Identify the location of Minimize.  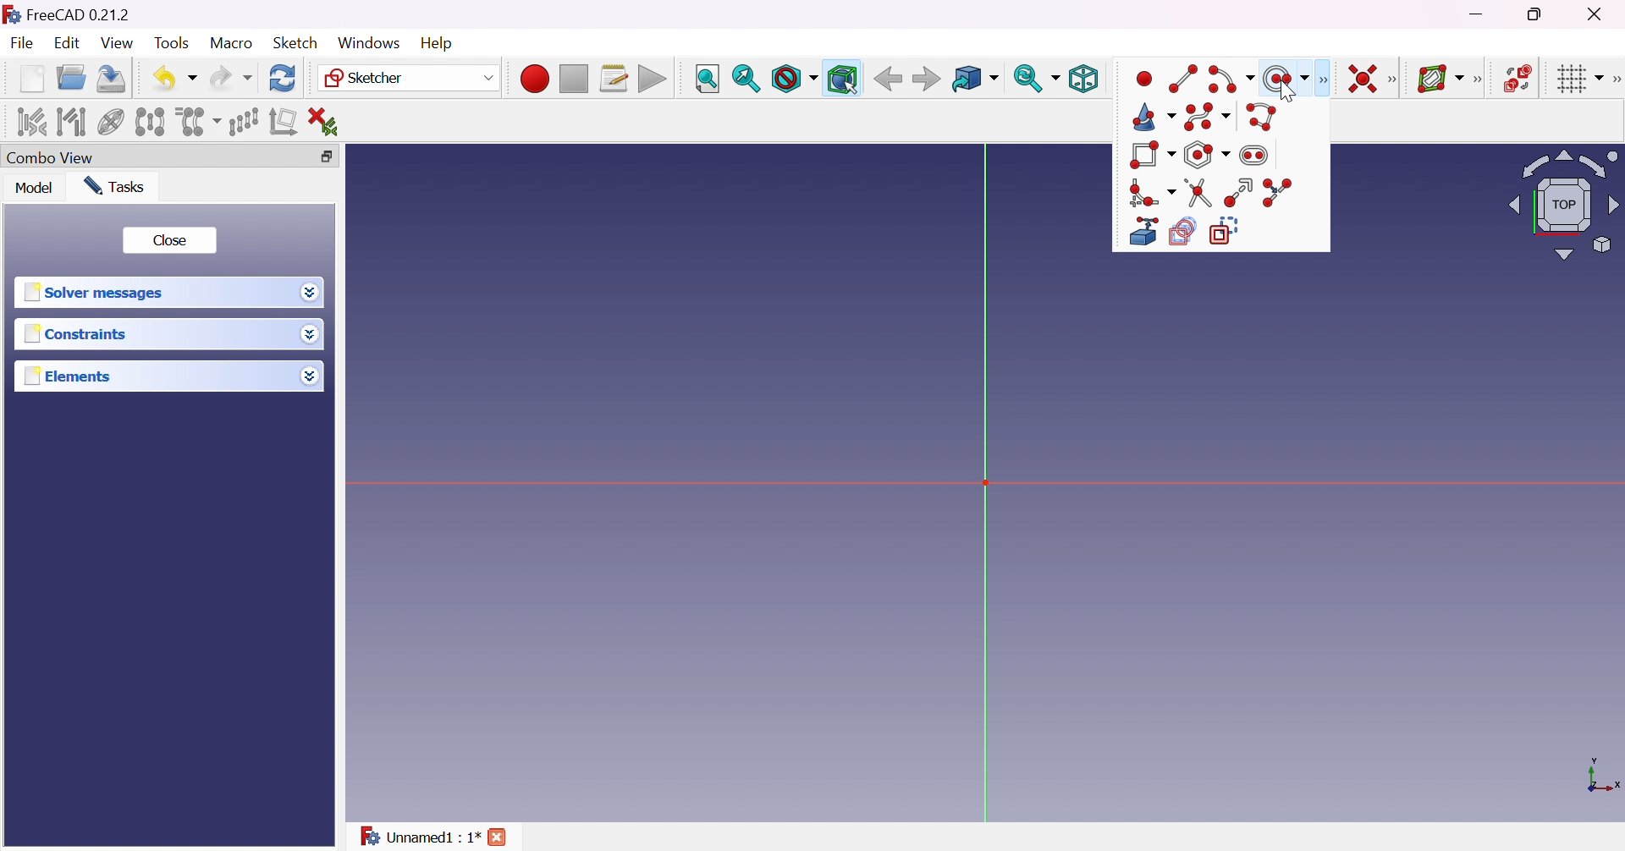
(1480, 14).